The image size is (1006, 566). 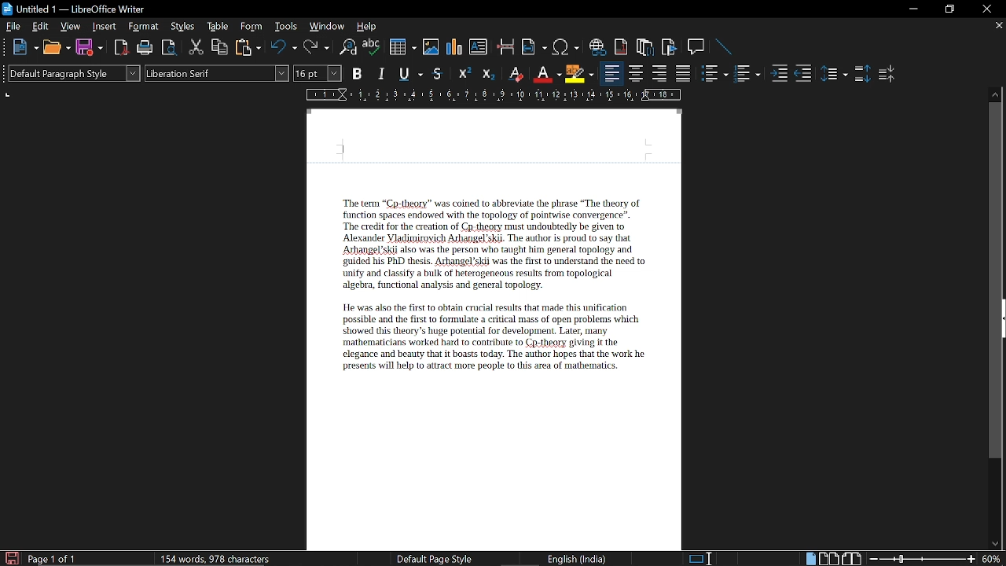 I want to click on Erase, so click(x=514, y=73).